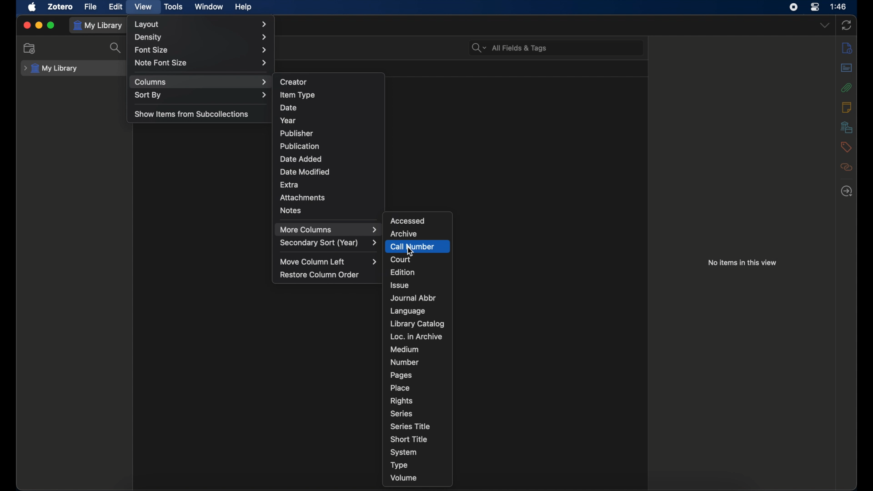  Describe the element at coordinates (399, 465) in the screenshot. I see `type` at that location.